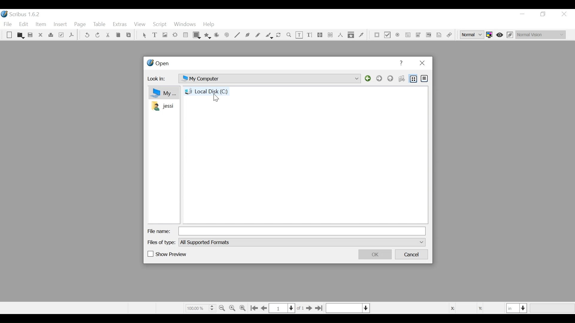 This screenshot has height=323, width=575. Describe the element at coordinates (279, 35) in the screenshot. I see `Rotate image` at that location.